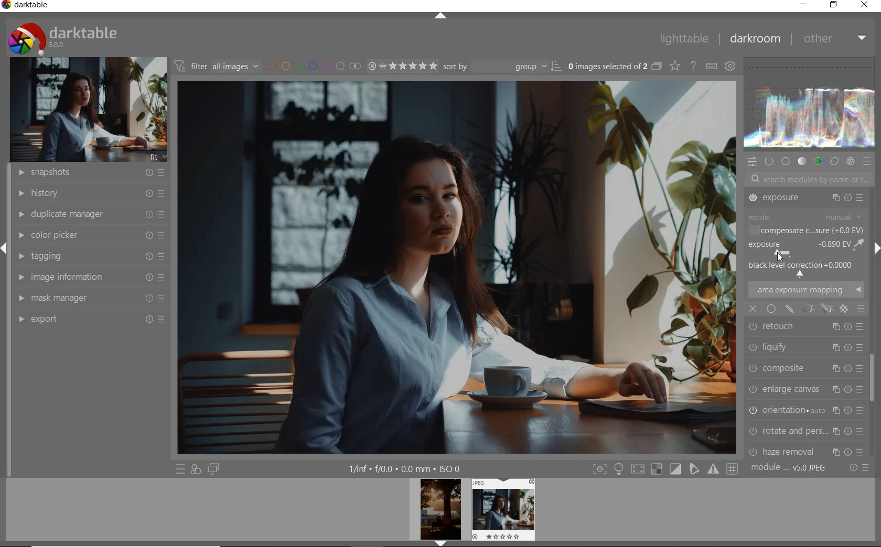 The width and height of the screenshot is (881, 547). What do you see at coordinates (89, 277) in the screenshot?
I see `IMAGE INFORMATION` at bounding box center [89, 277].